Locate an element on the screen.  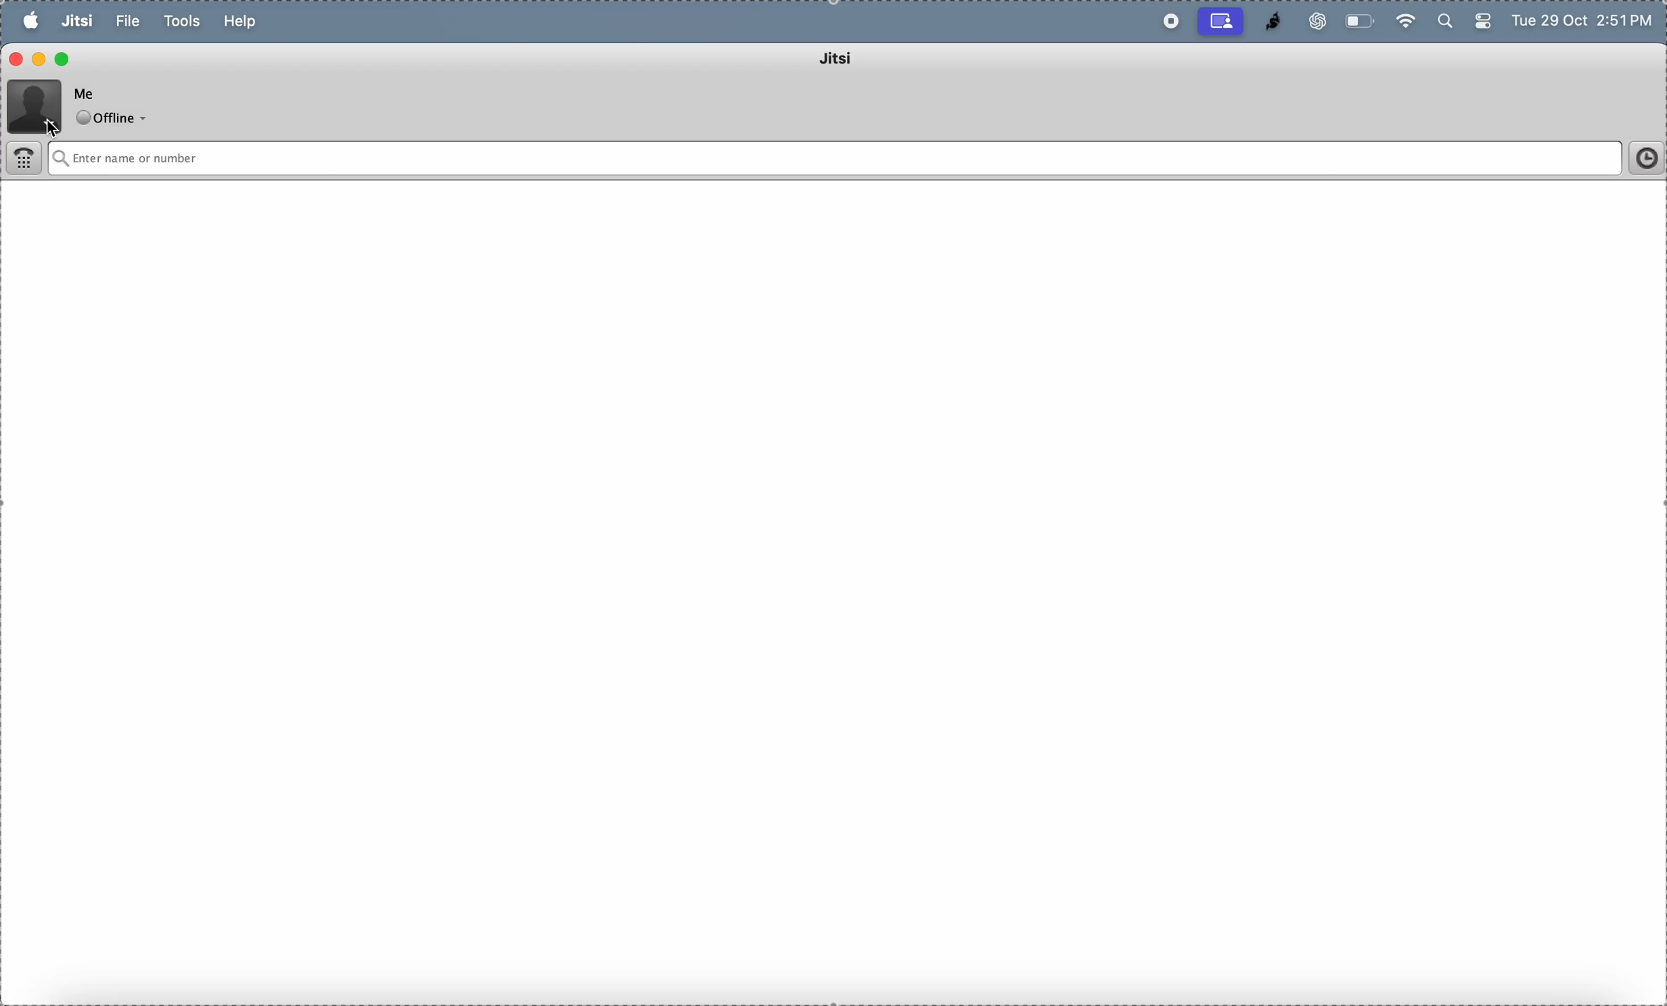
Tue 29 Oct 2:51 PM is located at coordinates (1584, 22).